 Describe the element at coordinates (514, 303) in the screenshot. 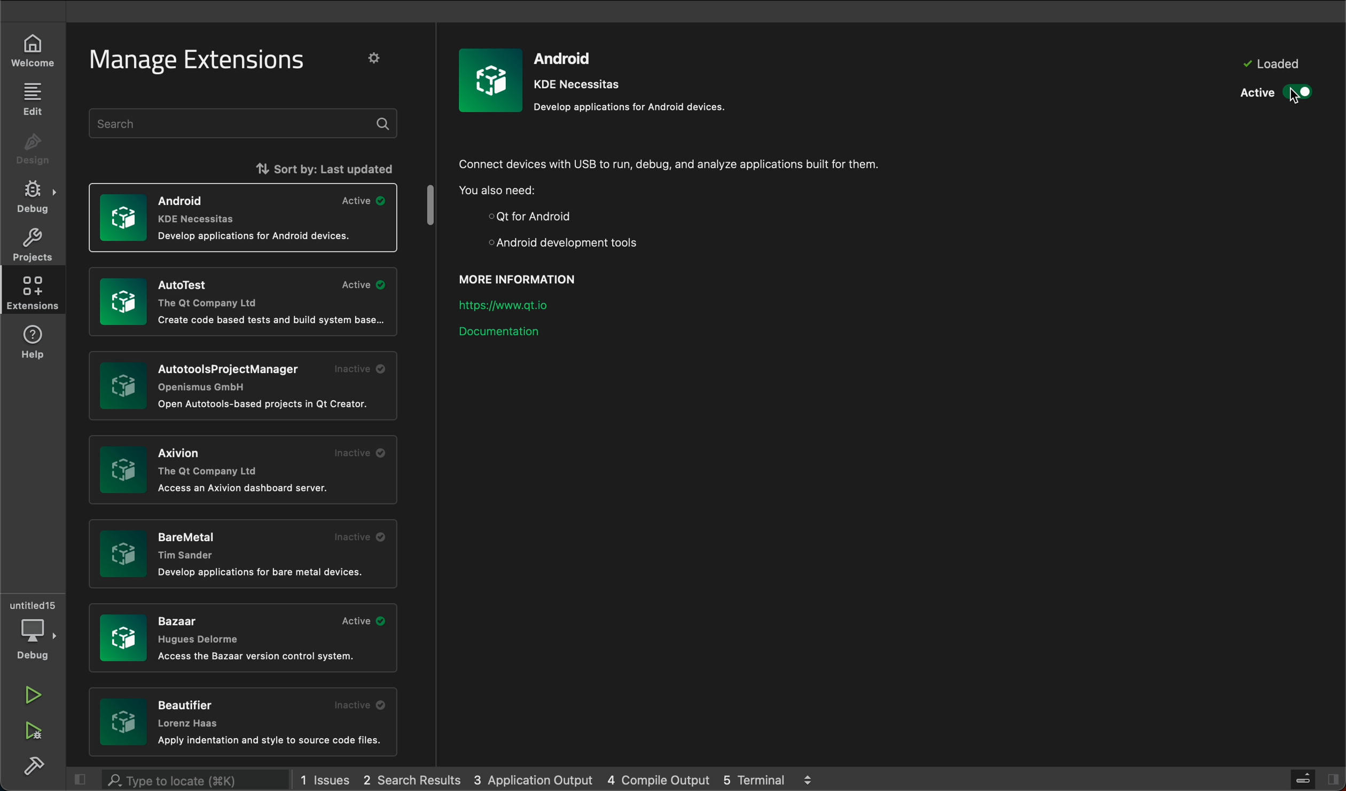

I see `link` at that location.